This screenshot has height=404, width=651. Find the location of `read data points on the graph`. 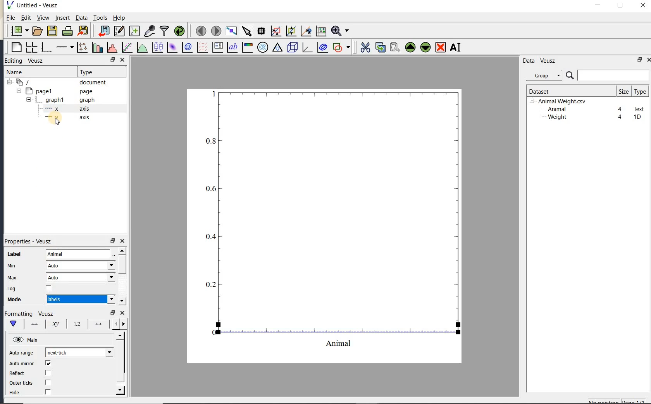

read data points on the graph is located at coordinates (261, 31).